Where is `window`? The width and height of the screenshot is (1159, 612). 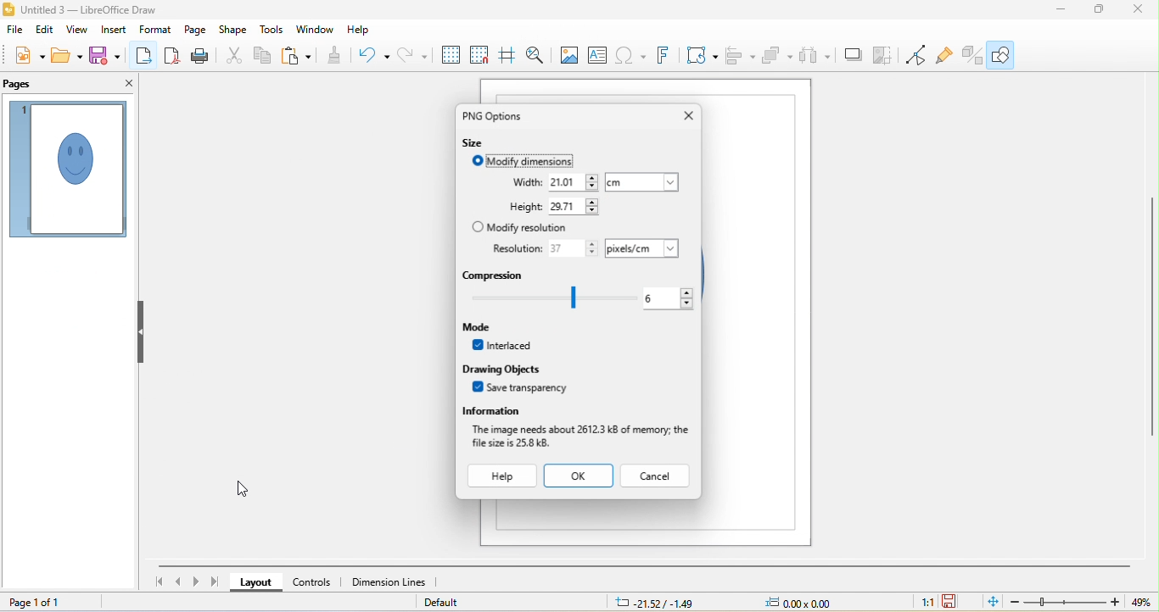
window is located at coordinates (316, 30).